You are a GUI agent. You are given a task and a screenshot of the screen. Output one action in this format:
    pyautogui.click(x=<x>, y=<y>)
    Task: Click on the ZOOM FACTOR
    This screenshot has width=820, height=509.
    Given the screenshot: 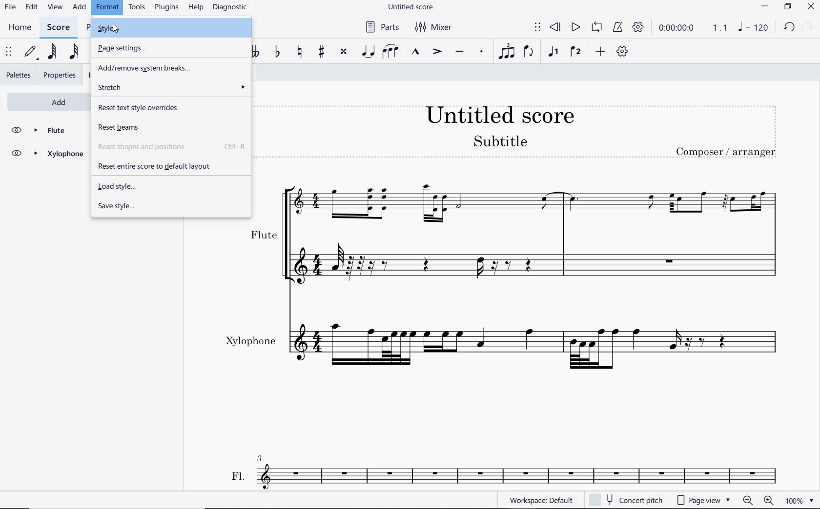 What is the action you would take?
    pyautogui.click(x=800, y=500)
    